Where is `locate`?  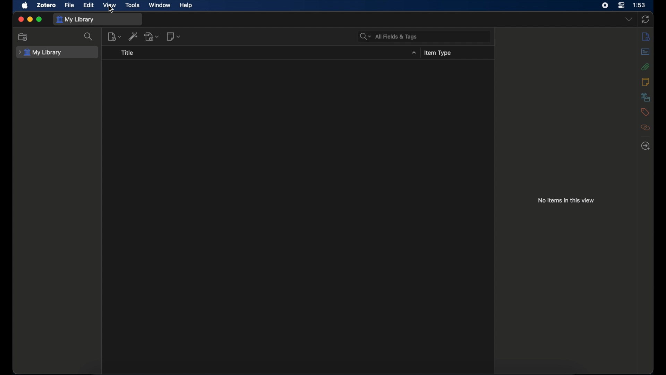 locate is located at coordinates (646, 146).